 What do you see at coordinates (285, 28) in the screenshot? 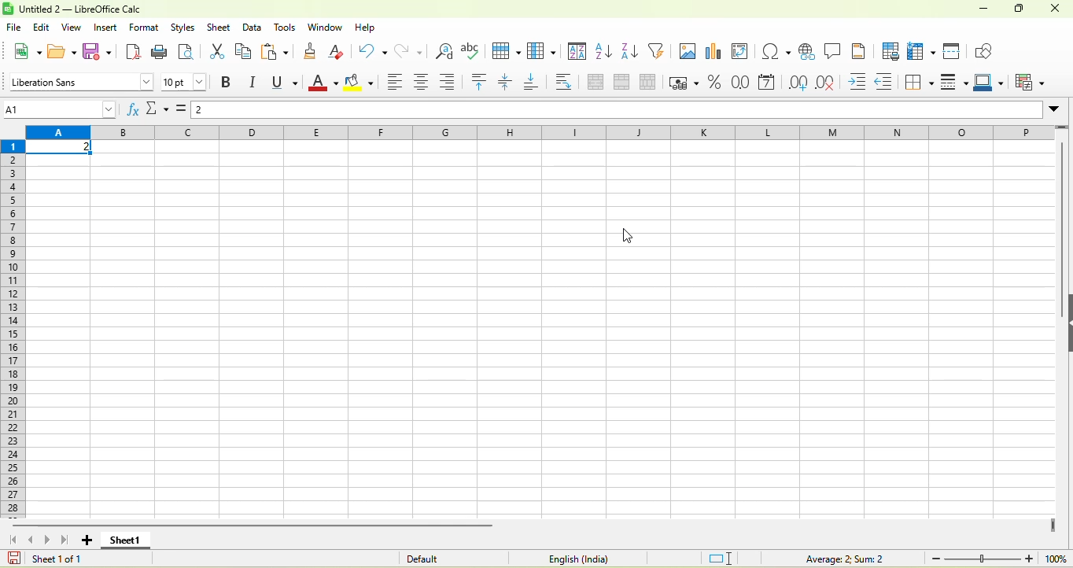
I see `tools` at bounding box center [285, 28].